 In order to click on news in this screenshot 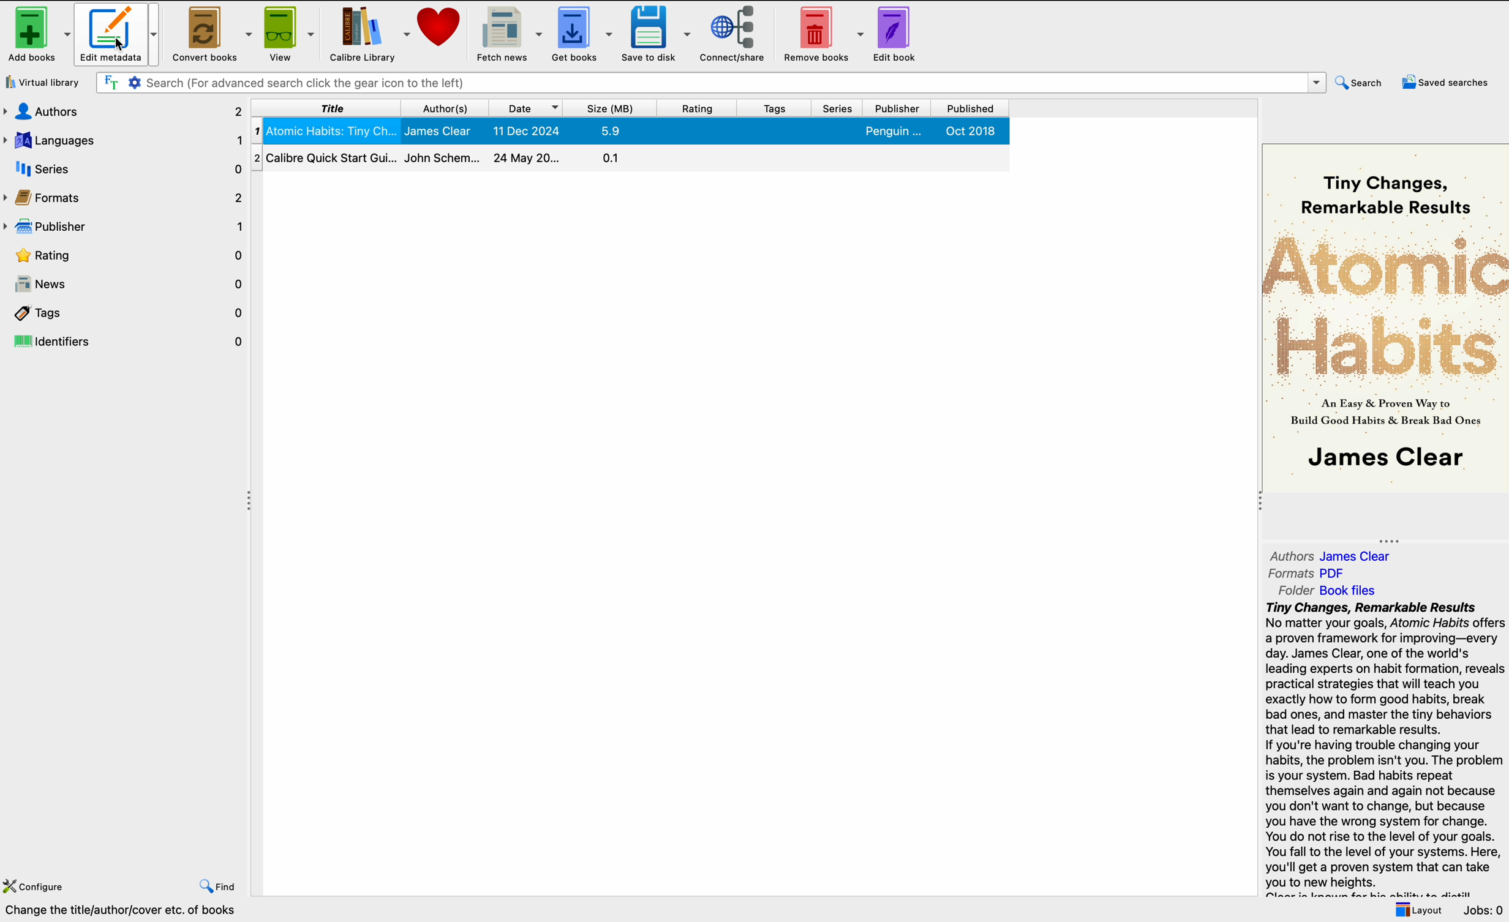, I will do `click(124, 284)`.